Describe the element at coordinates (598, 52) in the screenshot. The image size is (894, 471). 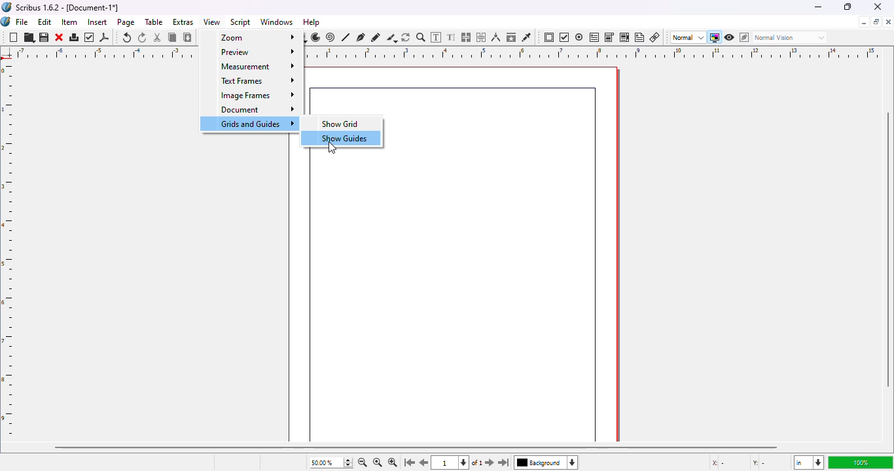
I see `ruler` at that location.